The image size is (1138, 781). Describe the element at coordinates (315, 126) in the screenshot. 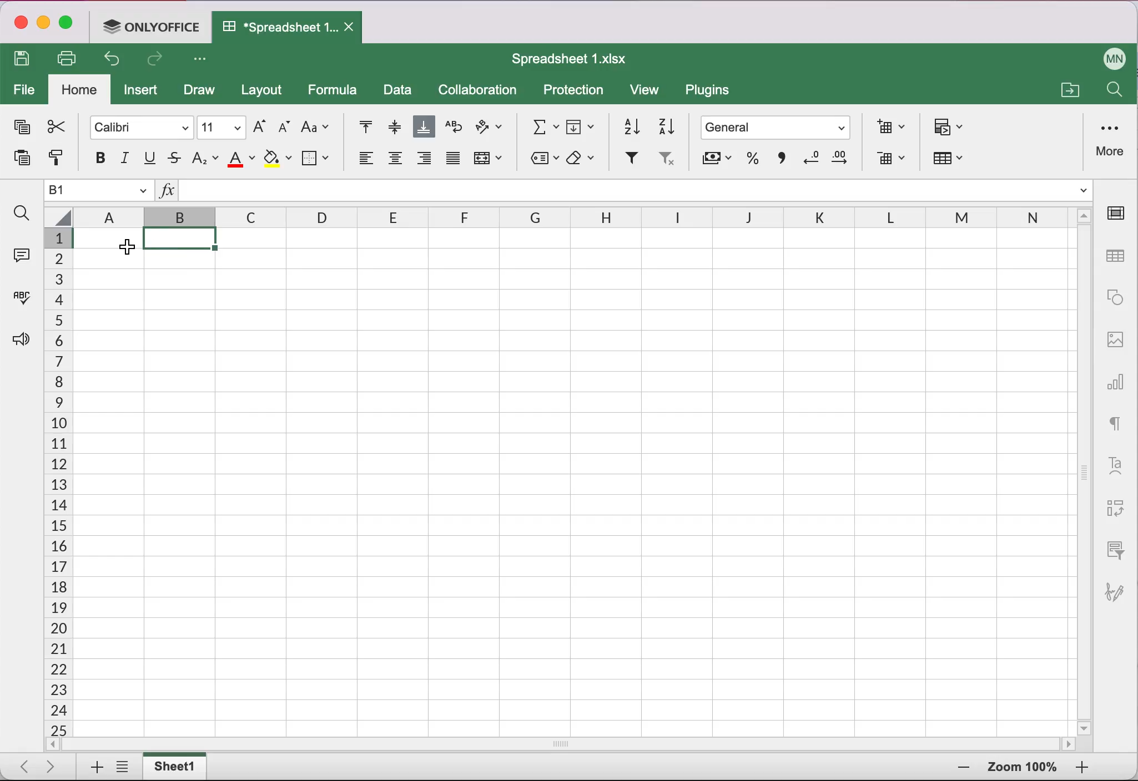

I see `change case` at that location.